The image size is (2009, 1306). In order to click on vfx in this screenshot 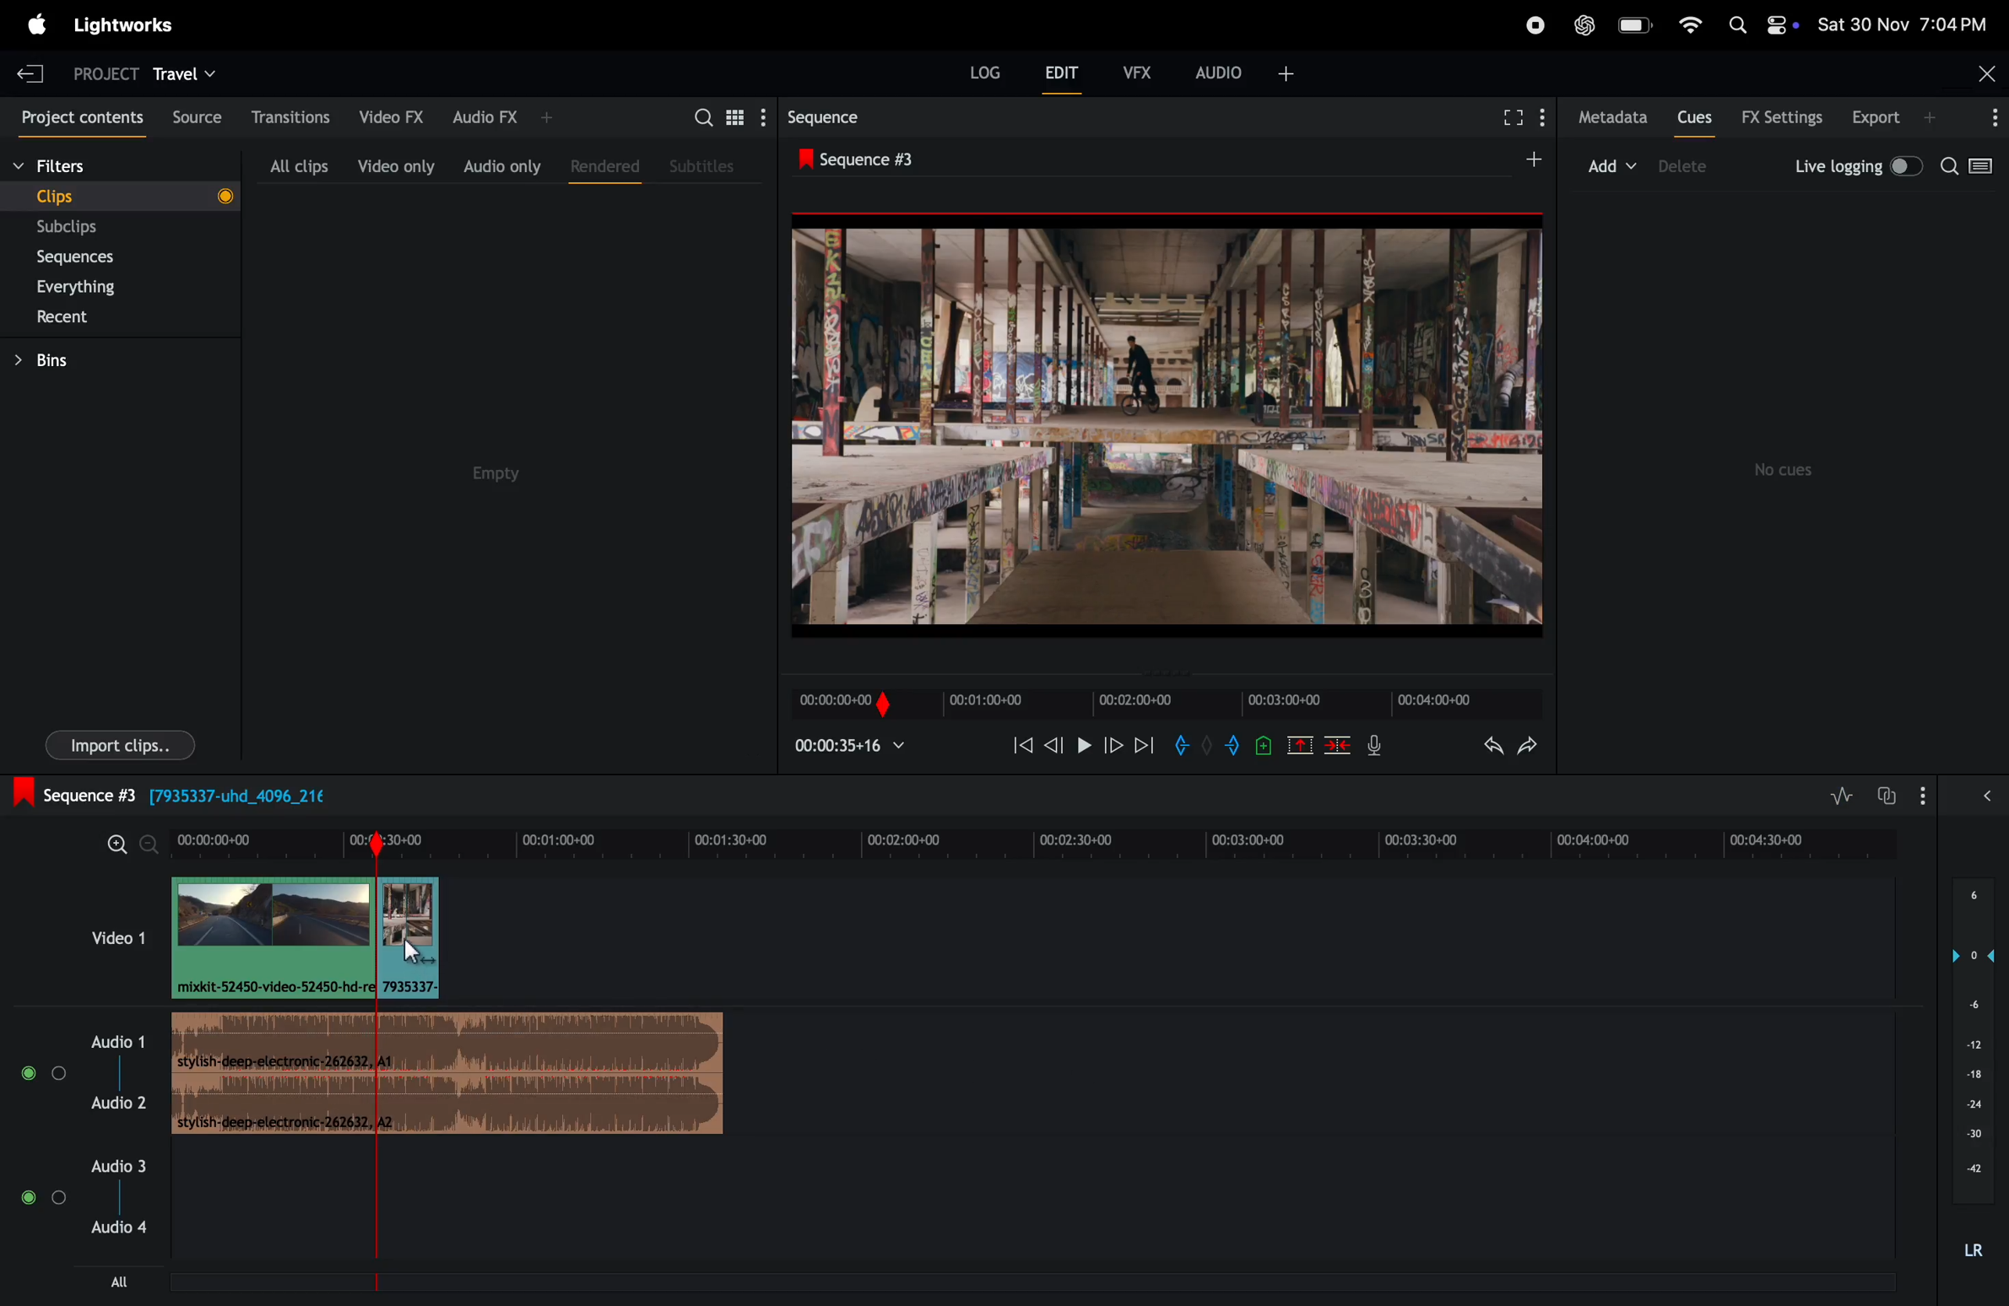, I will do `click(1142, 74)`.